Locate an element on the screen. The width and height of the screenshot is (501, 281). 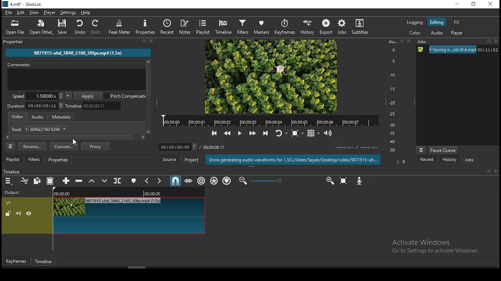
fx is located at coordinates (457, 23).